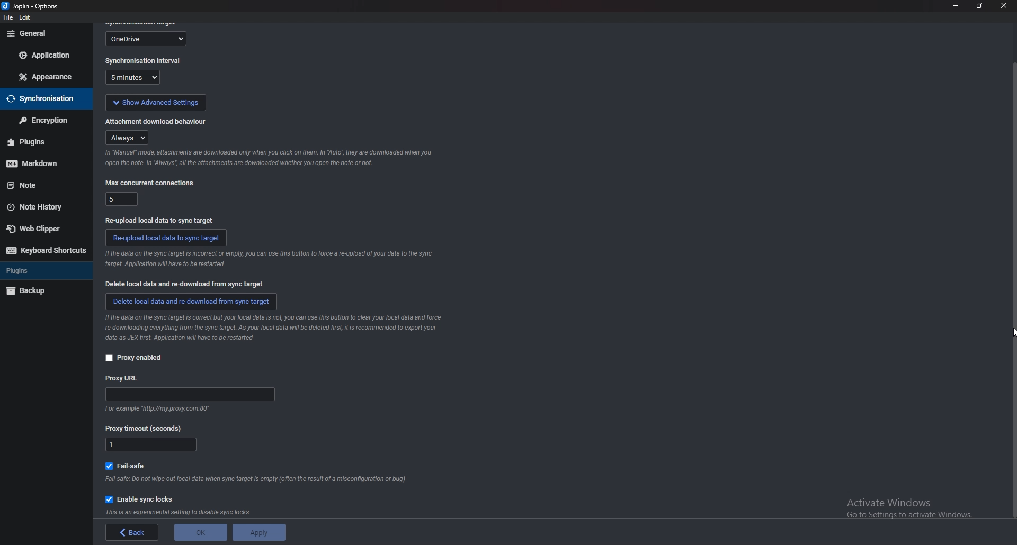  Describe the element at coordinates (39, 292) in the screenshot. I see `backup` at that location.